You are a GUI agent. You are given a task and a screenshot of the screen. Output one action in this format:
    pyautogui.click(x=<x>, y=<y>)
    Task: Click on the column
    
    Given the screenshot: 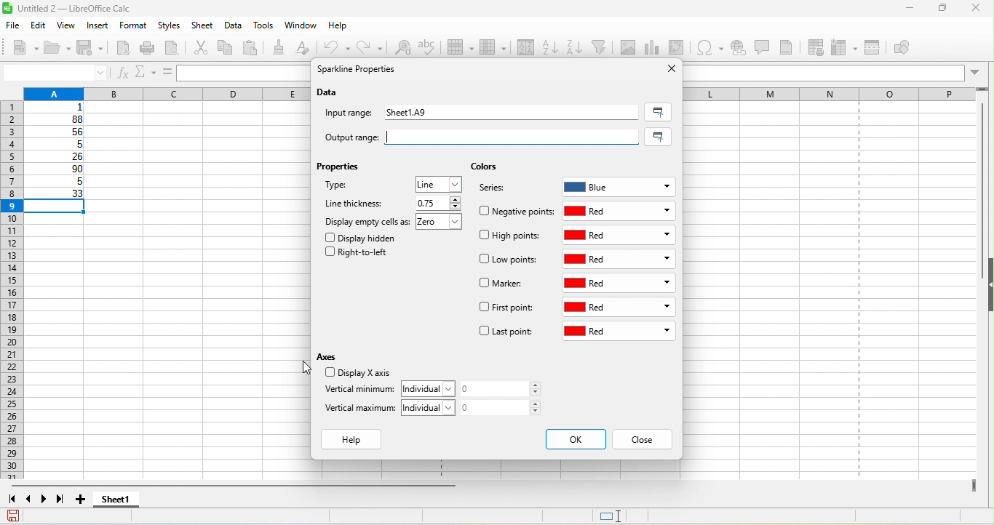 What is the action you would take?
    pyautogui.click(x=164, y=92)
    